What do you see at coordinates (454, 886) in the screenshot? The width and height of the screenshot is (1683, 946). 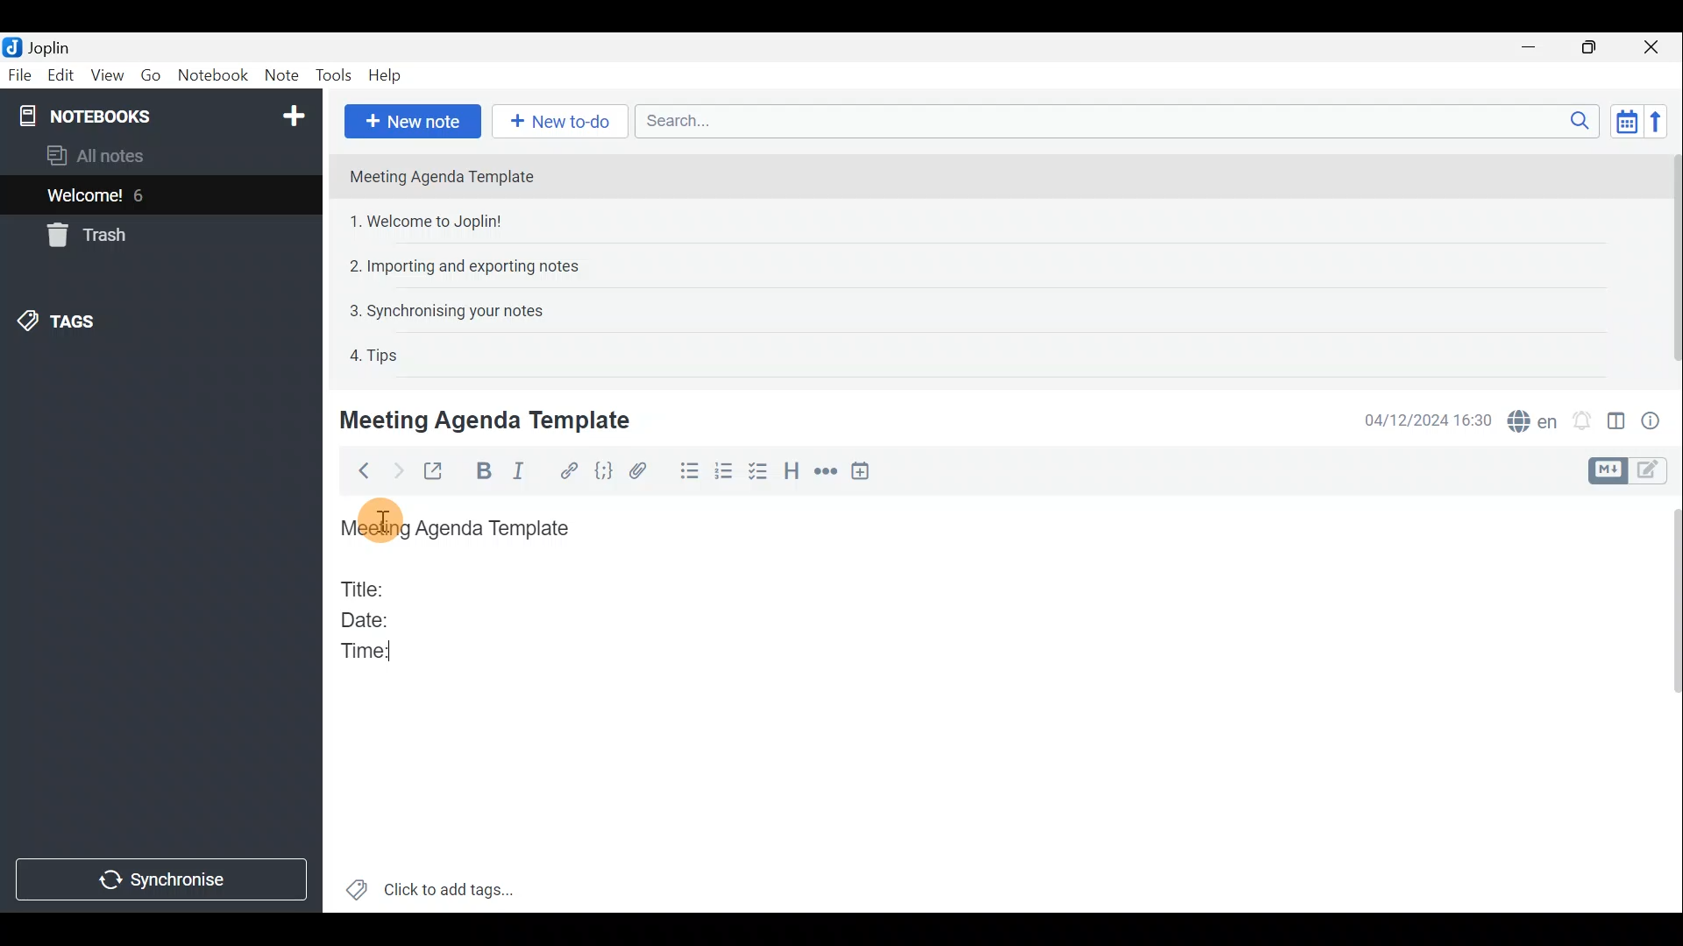 I see `Click to add tags` at bounding box center [454, 886].